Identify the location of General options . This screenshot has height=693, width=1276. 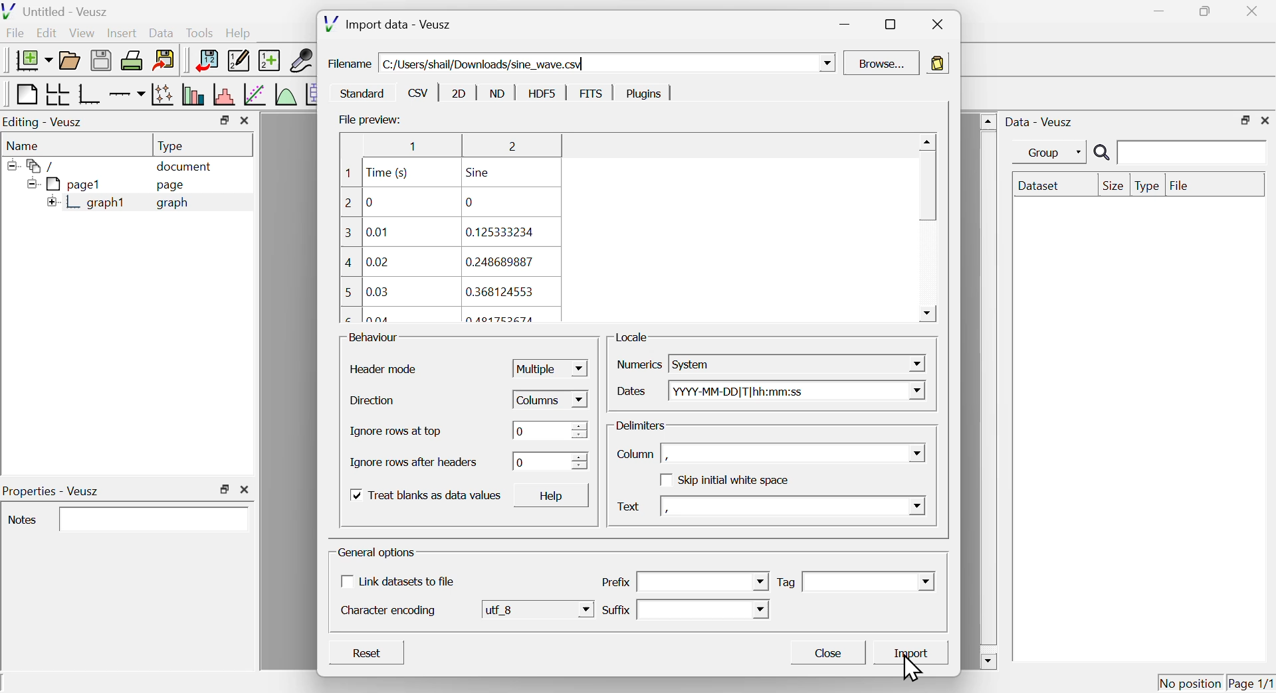
(377, 554).